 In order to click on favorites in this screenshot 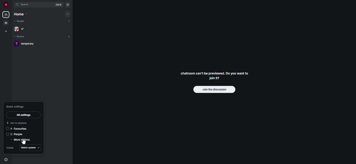, I will do `click(20, 129)`.